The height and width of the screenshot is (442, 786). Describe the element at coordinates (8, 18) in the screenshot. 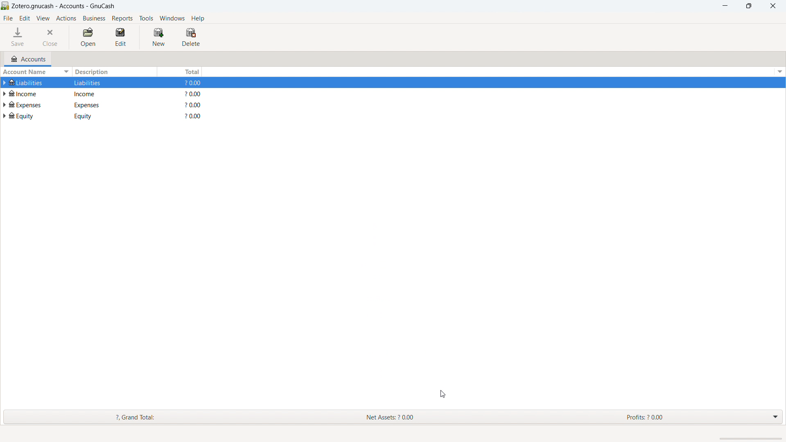

I see `file` at that location.